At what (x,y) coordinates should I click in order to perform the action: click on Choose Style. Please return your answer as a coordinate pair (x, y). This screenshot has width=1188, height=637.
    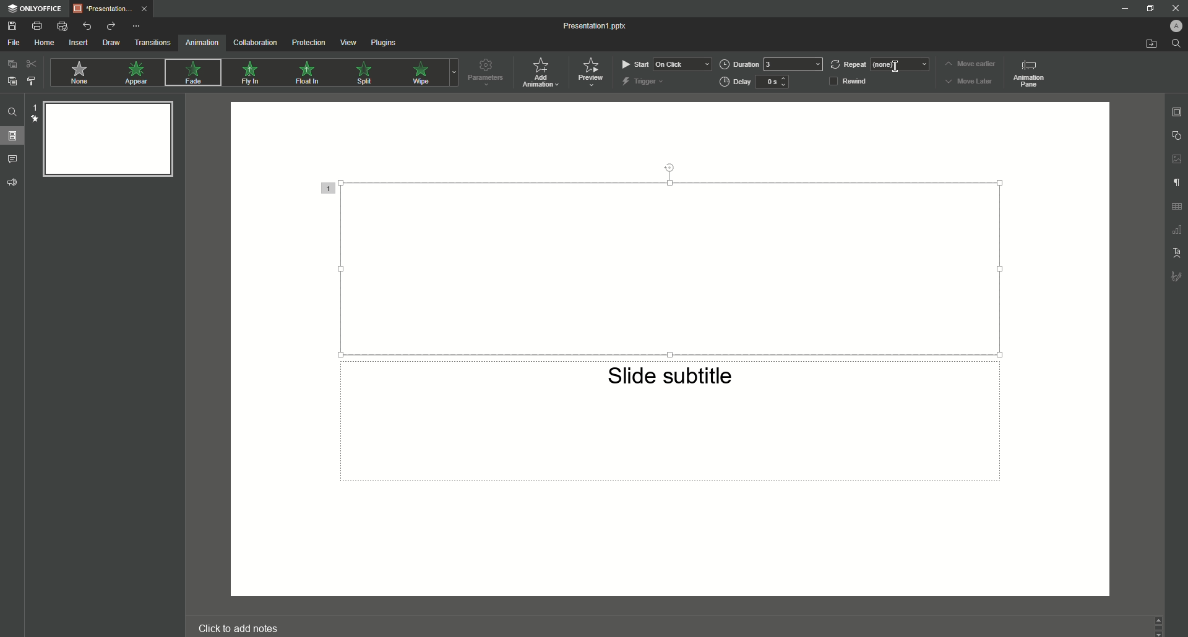
    Looking at the image, I should click on (32, 81).